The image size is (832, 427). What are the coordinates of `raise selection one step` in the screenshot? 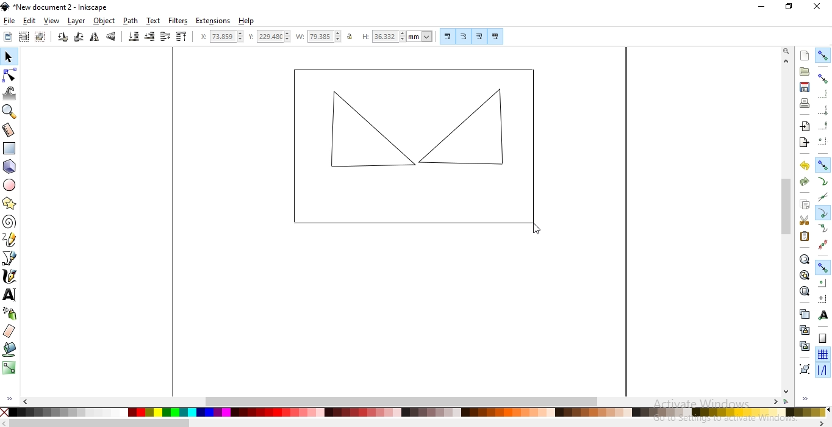 It's located at (165, 37).